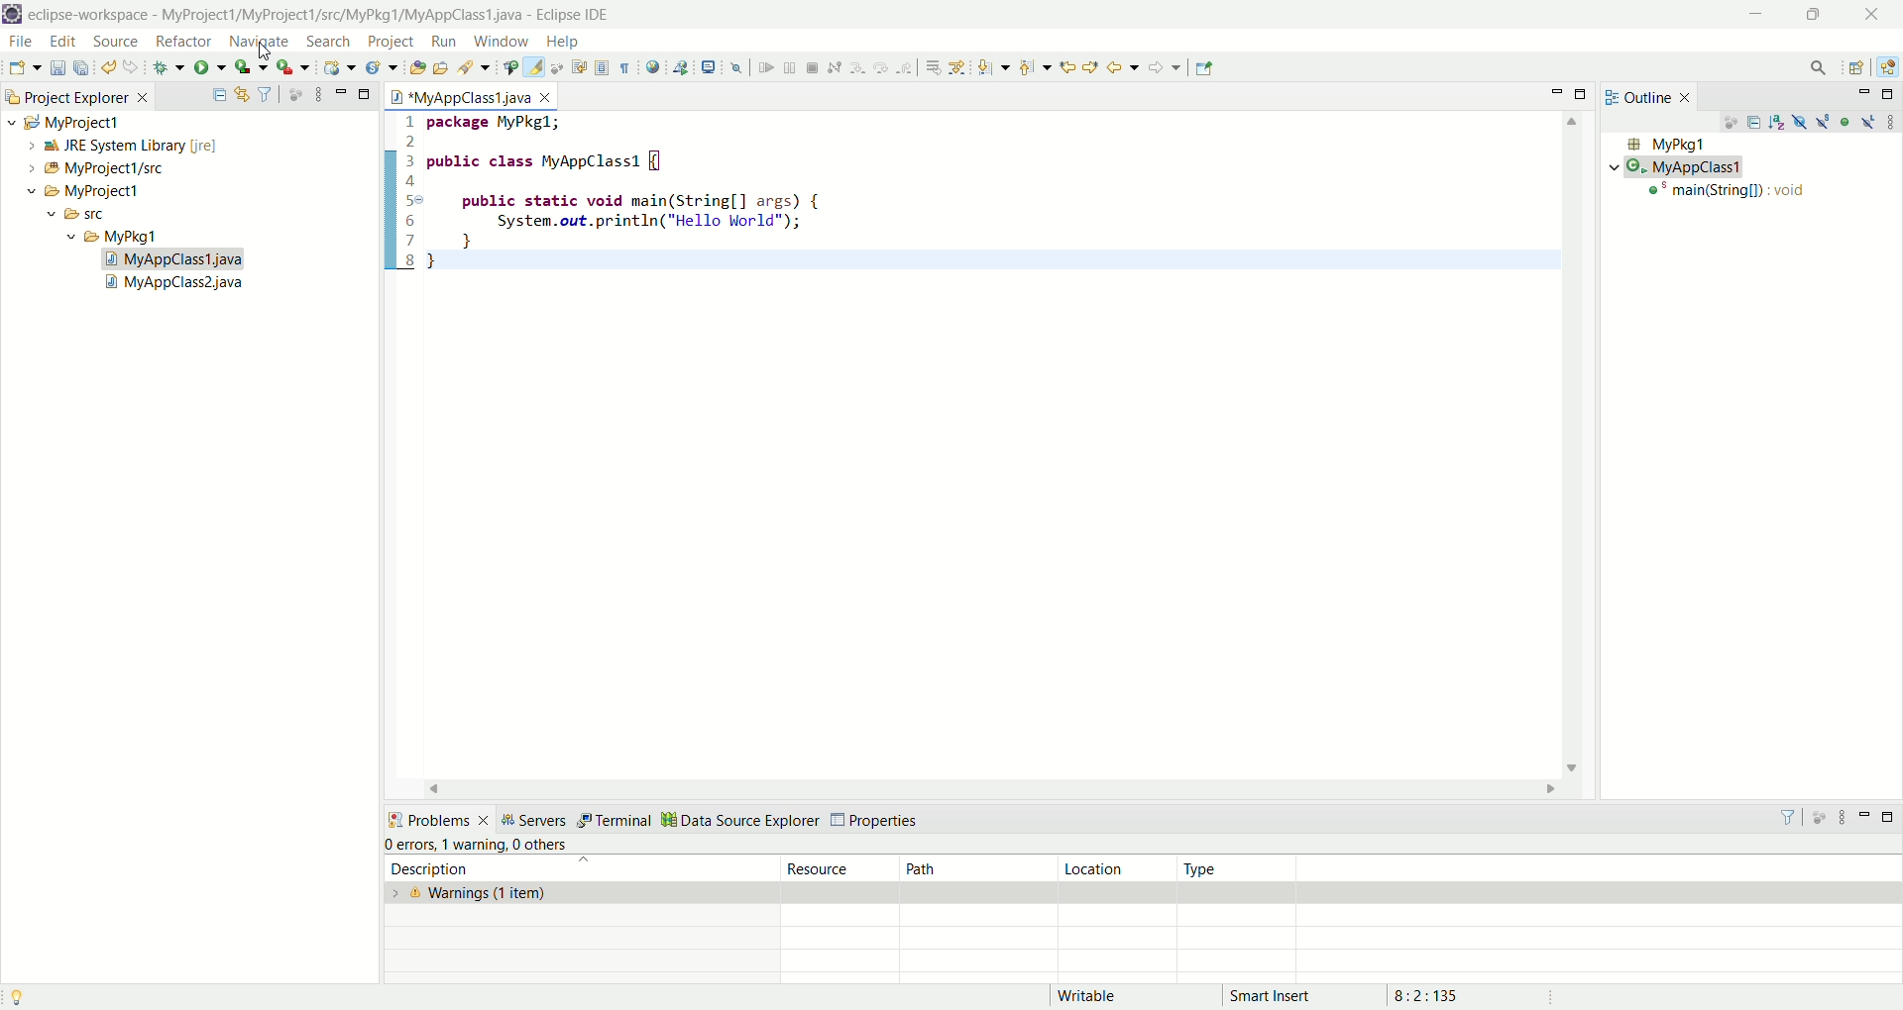 The image size is (1903, 1010). I want to click on maximize, so click(1887, 816).